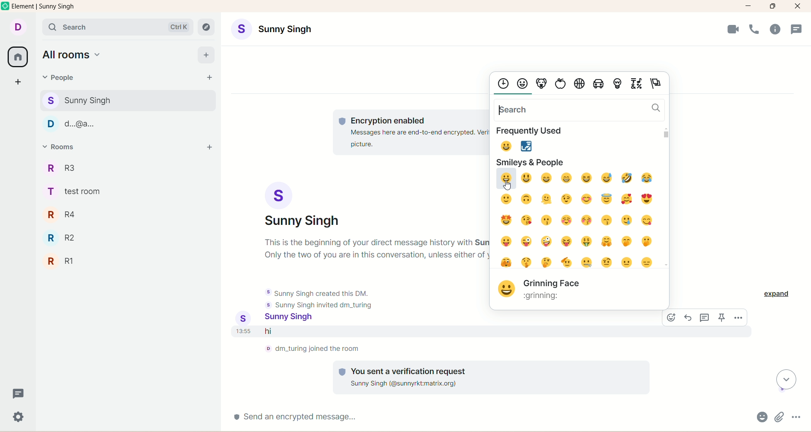  What do you see at coordinates (647, 262) in the screenshot?
I see `Expressionless face` at bounding box center [647, 262].